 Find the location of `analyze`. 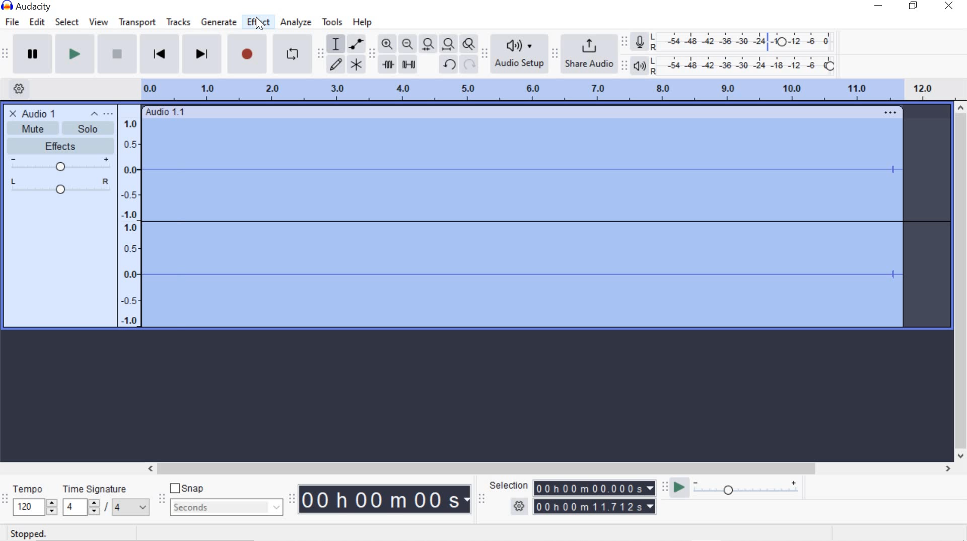

analyze is located at coordinates (296, 22).